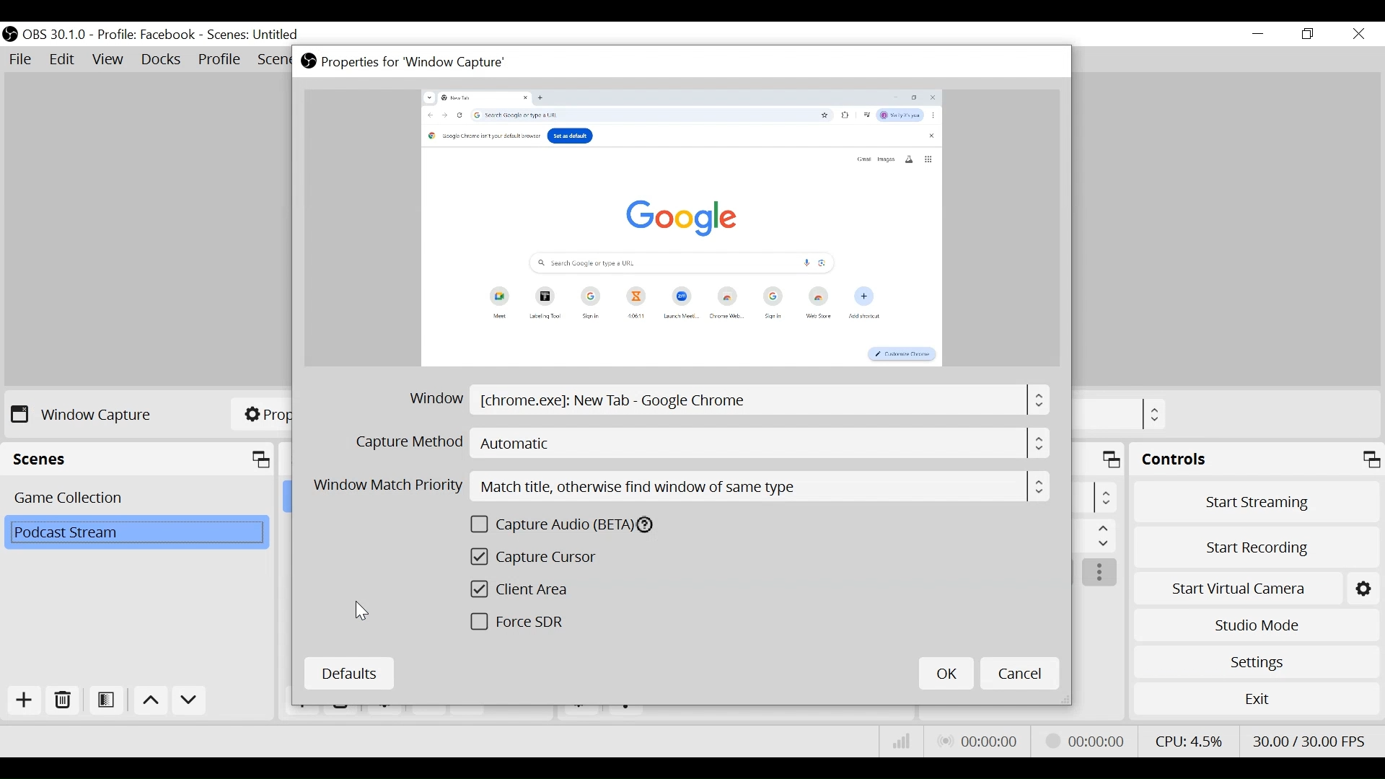  Describe the element at coordinates (699, 444) in the screenshot. I see `Capture Method` at that location.